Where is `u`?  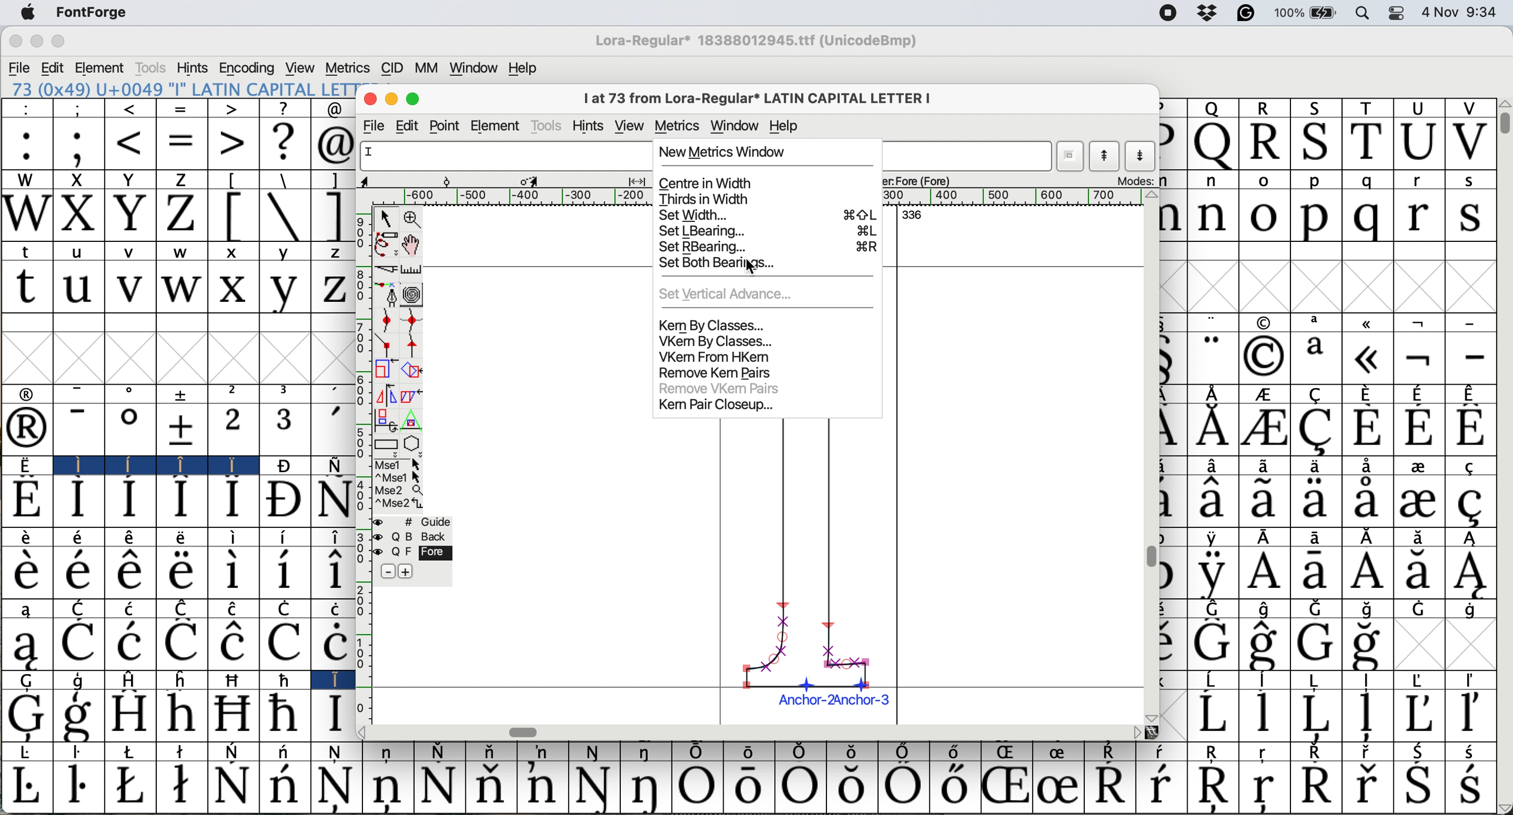 u is located at coordinates (78, 254).